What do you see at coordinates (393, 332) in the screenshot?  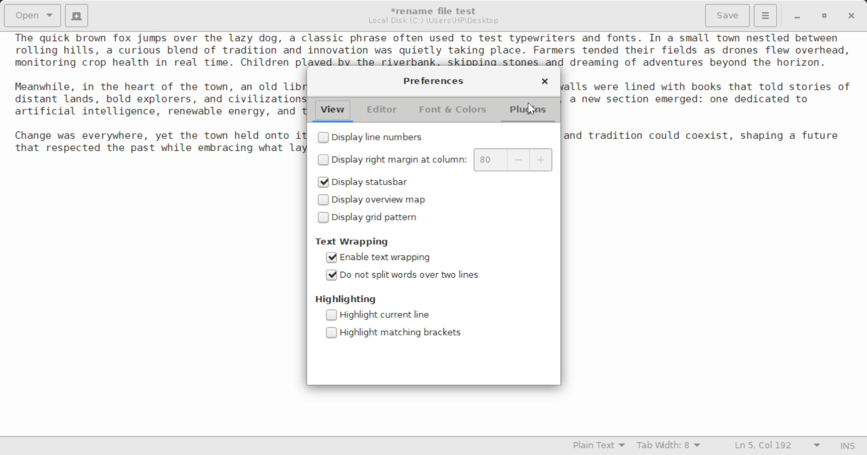 I see `Highlight matching brackets` at bounding box center [393, 332].